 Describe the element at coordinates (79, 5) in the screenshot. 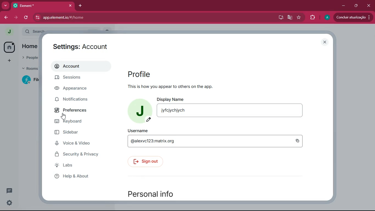

I see `add tab` at that location.